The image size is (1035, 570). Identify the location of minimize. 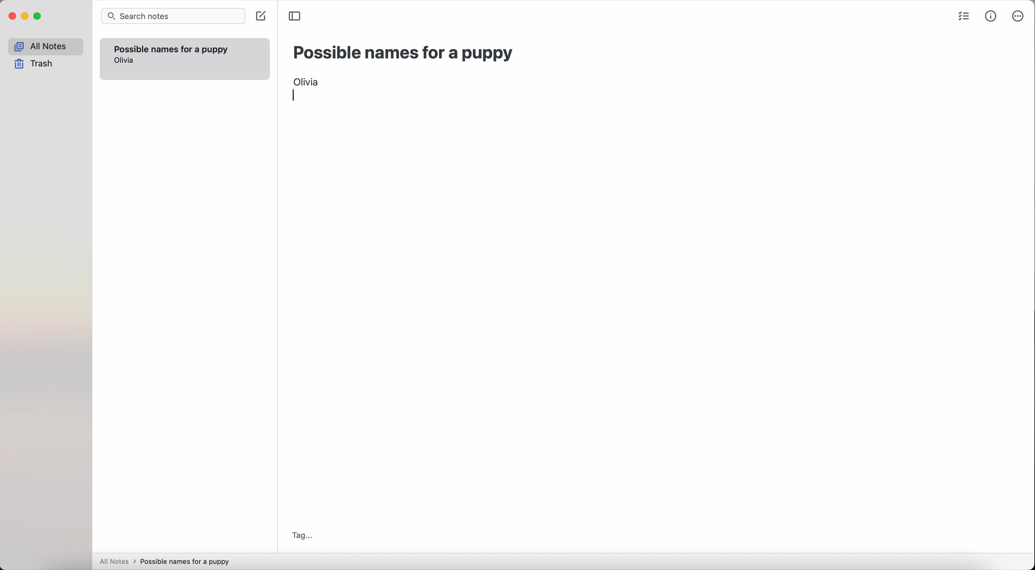
(25, 17).